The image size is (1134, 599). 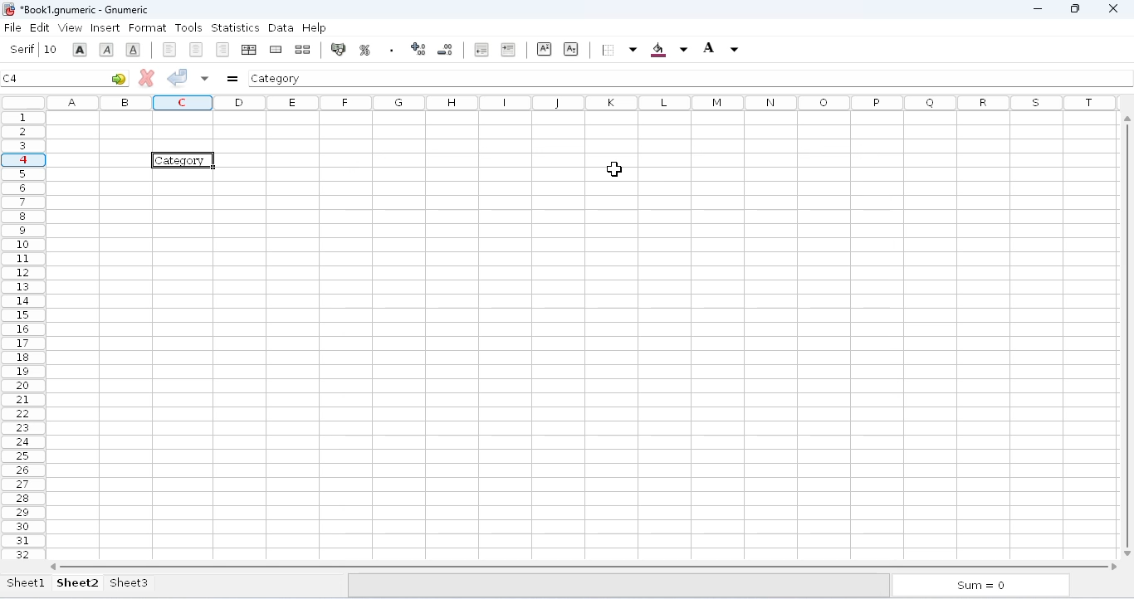 I want to click on rows, so click(x=23, y=335).